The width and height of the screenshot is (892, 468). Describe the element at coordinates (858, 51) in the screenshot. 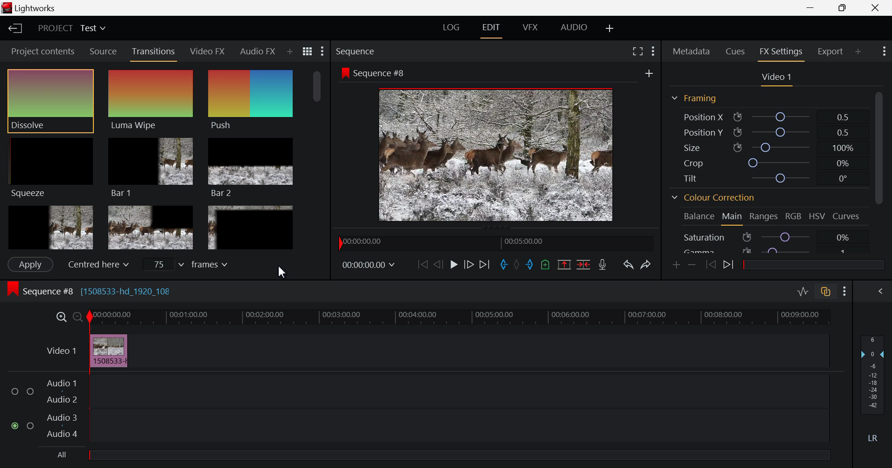

I see `Add Panel` at that location.